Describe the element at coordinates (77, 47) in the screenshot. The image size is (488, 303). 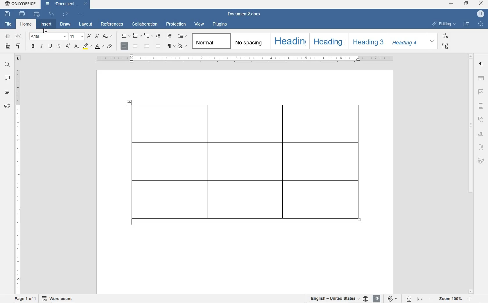
I see `subscript` at that location.